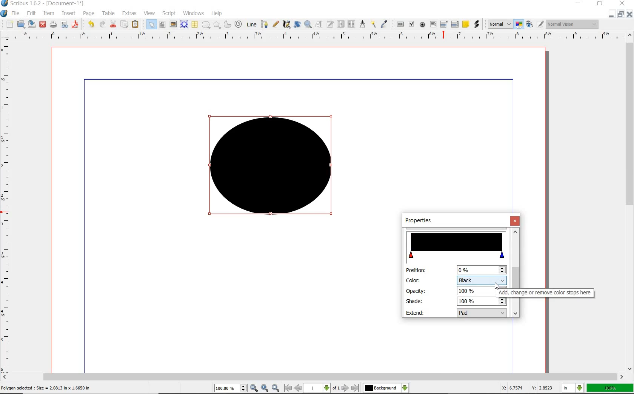 This screenshot has width=634, height=394. I want to click on NEW, so click(9, 24).